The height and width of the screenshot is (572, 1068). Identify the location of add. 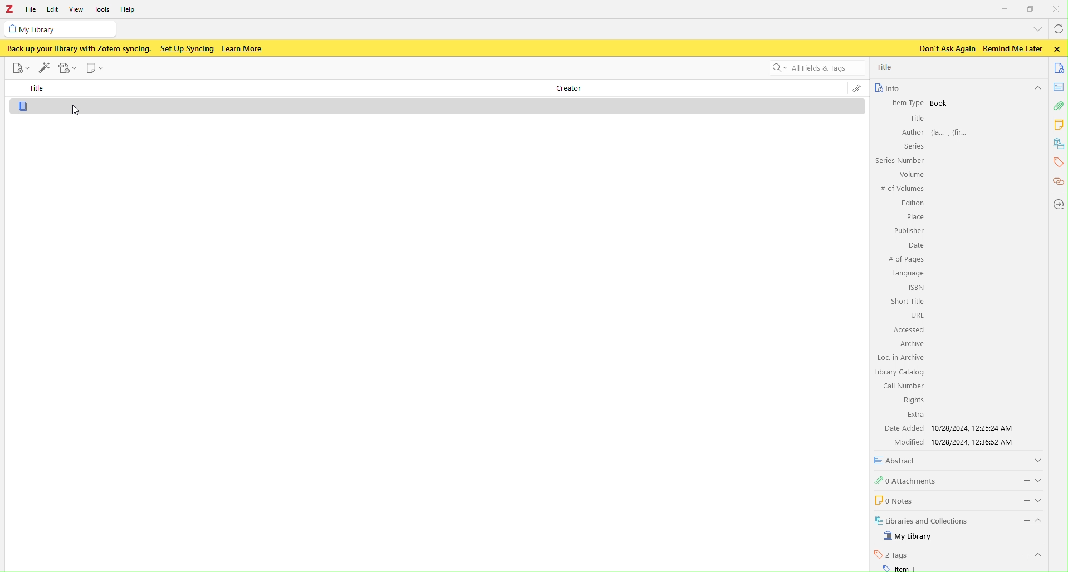
(1023, 479).